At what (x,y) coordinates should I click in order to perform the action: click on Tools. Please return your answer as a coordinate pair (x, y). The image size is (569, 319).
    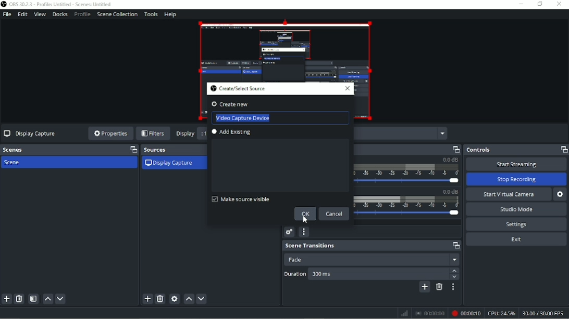
    Looking at the image, I should click on (151, 14).